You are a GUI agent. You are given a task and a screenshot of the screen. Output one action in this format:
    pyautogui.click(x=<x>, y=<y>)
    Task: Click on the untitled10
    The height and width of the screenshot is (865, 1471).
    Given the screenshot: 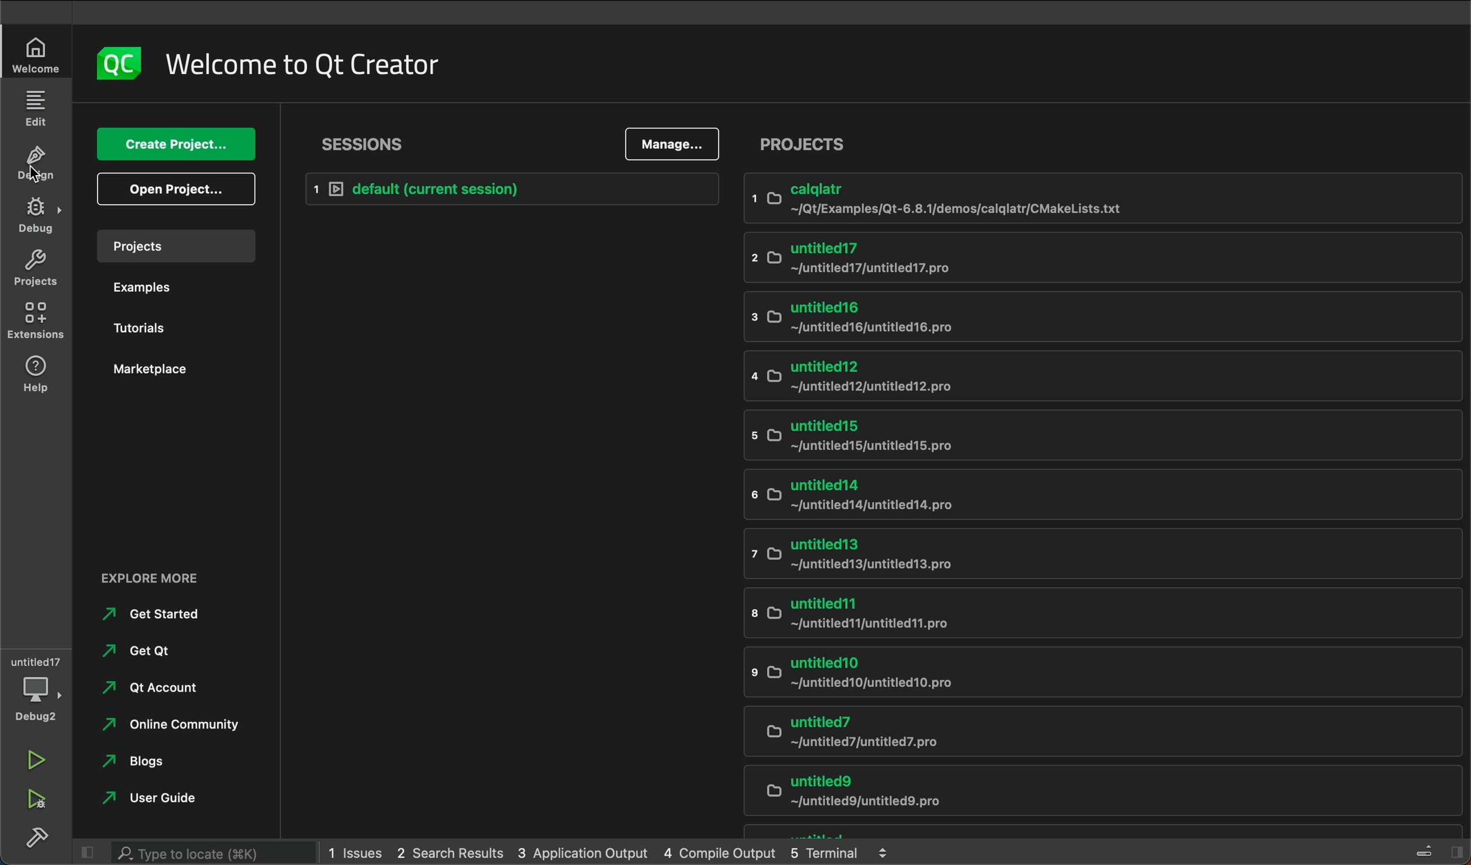 What is the action you would take?
    pyautogui.click(x=1075, y=672)
    